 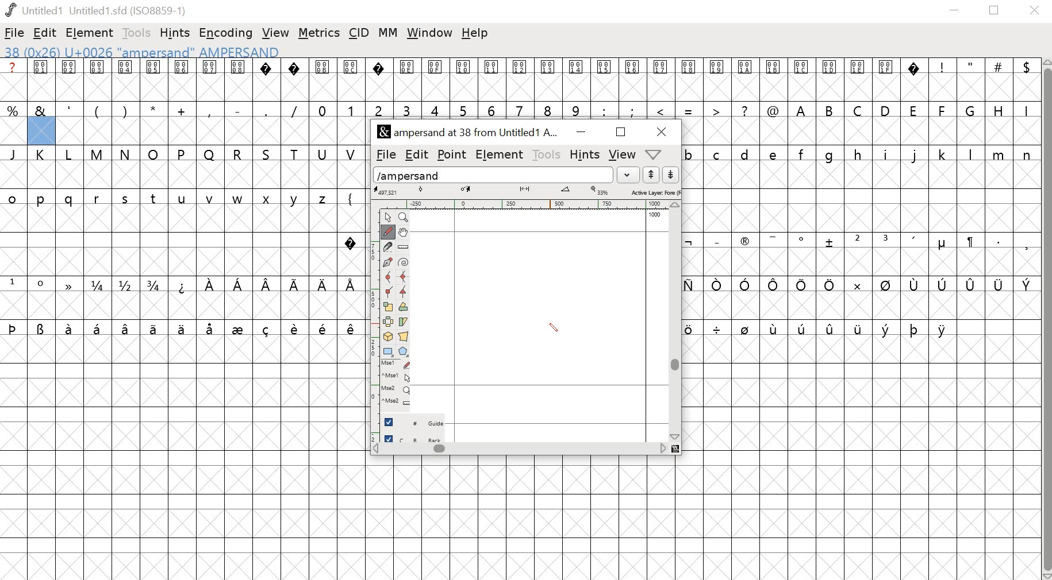 I want to click on l, so click(x=972, y=154).